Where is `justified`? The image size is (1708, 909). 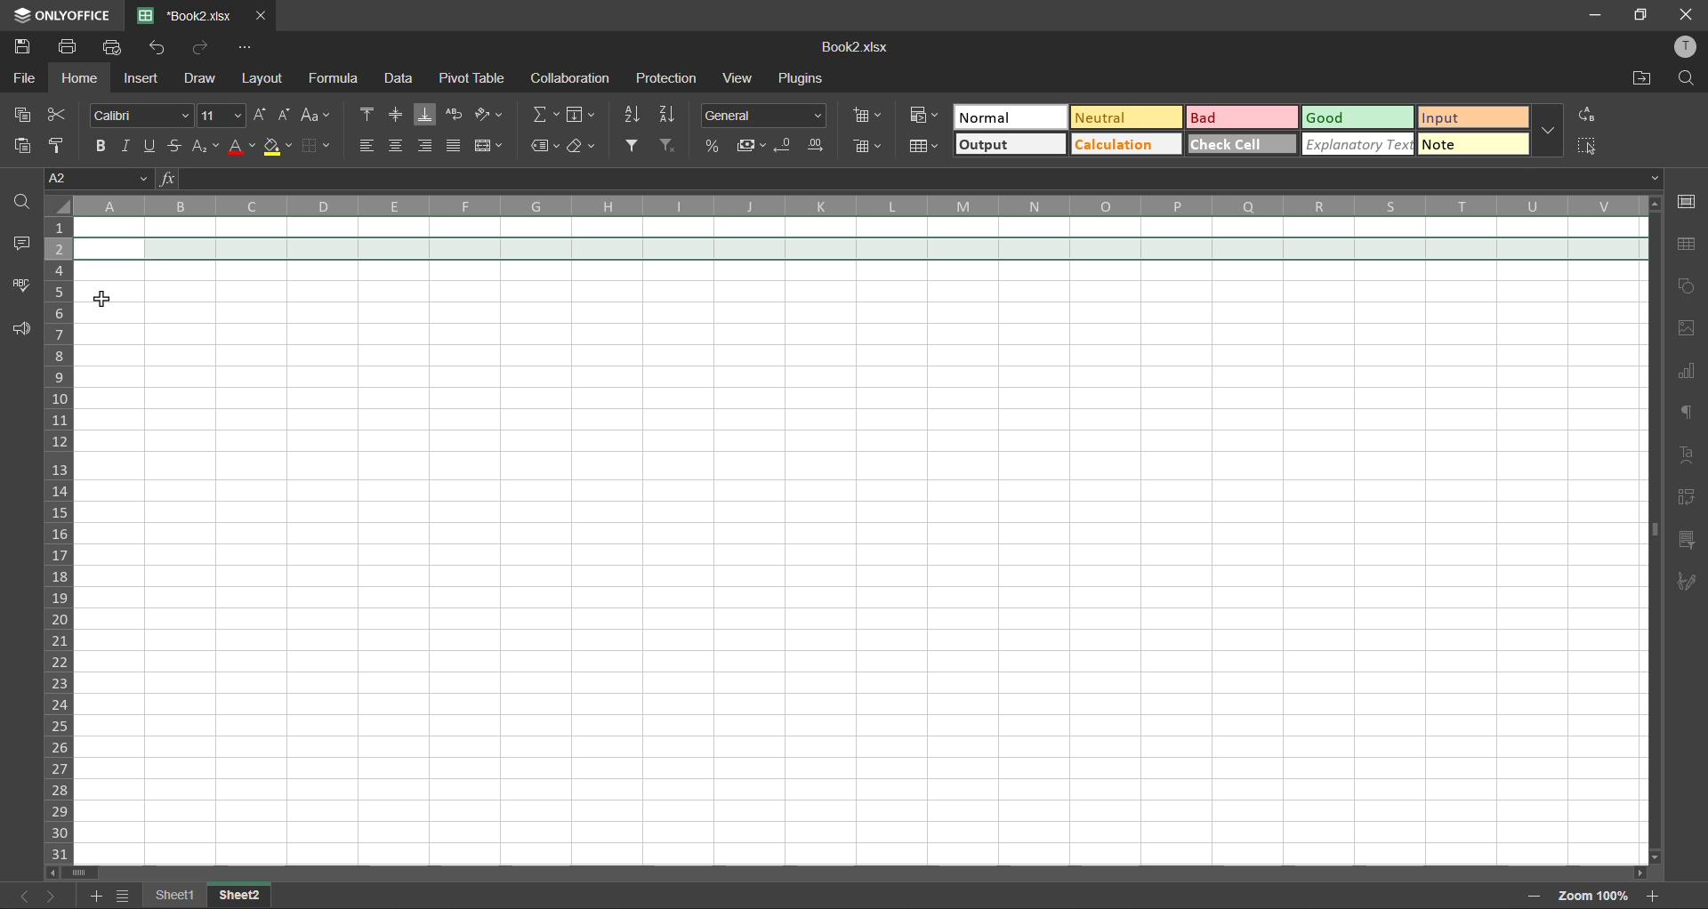 justified is located at coordinates (454, 145).